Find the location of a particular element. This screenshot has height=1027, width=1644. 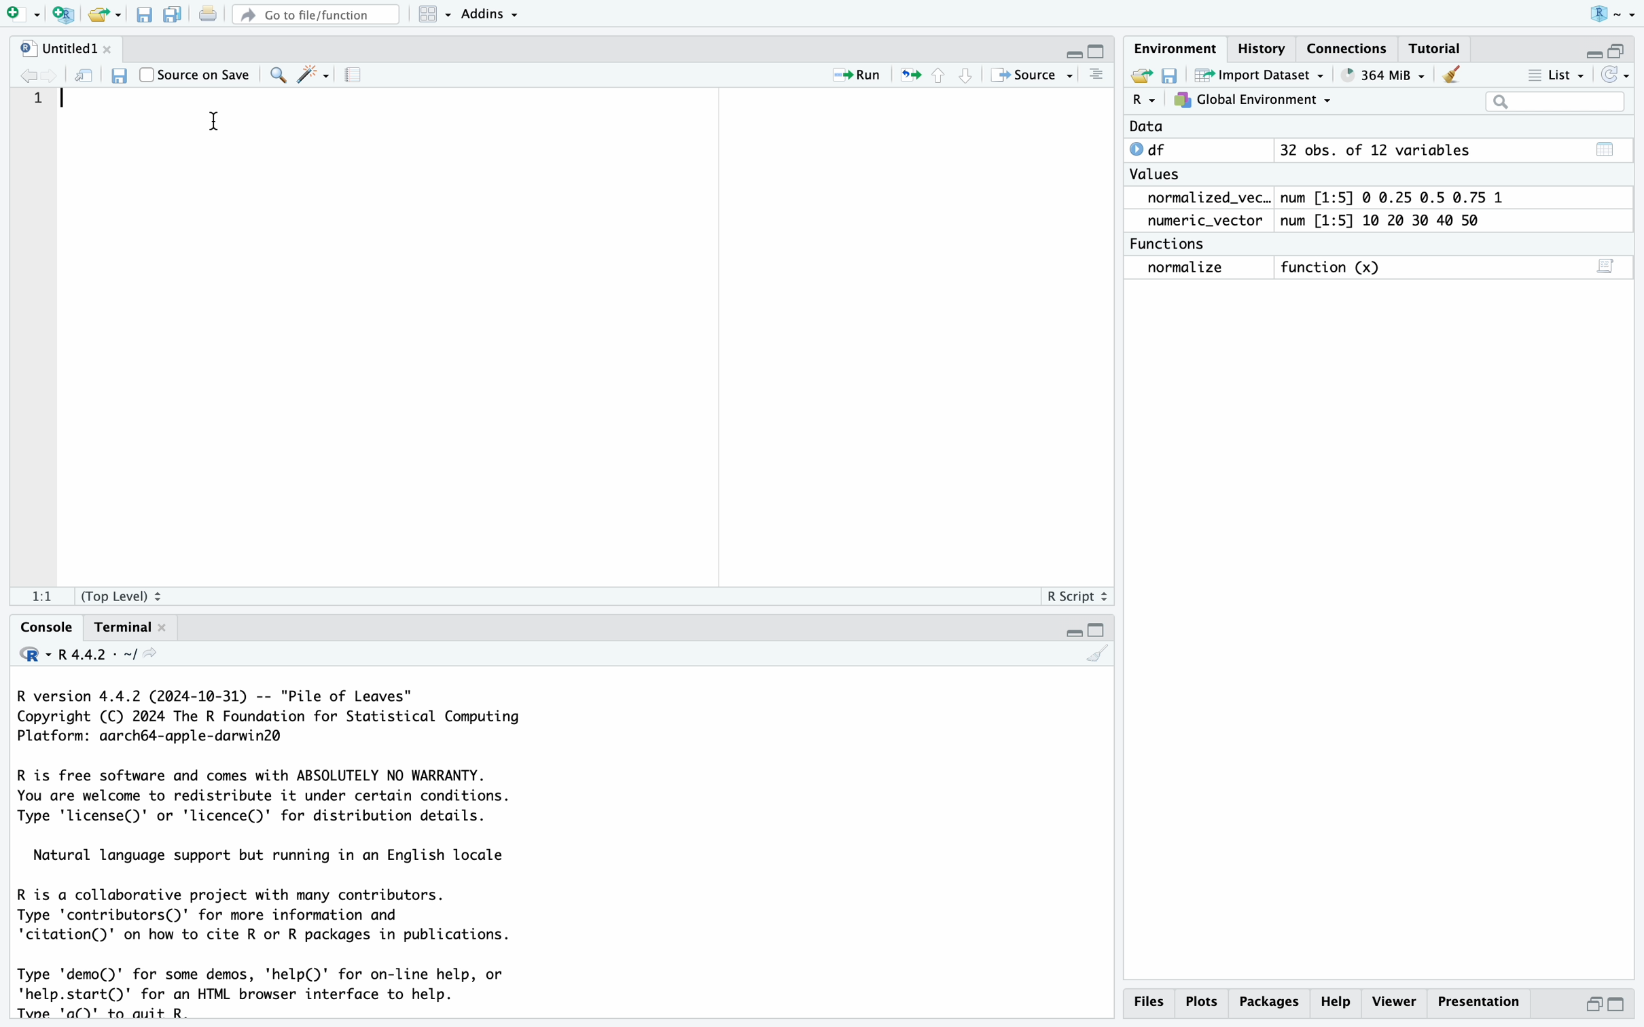

List is located at coordinates (1559, 77).